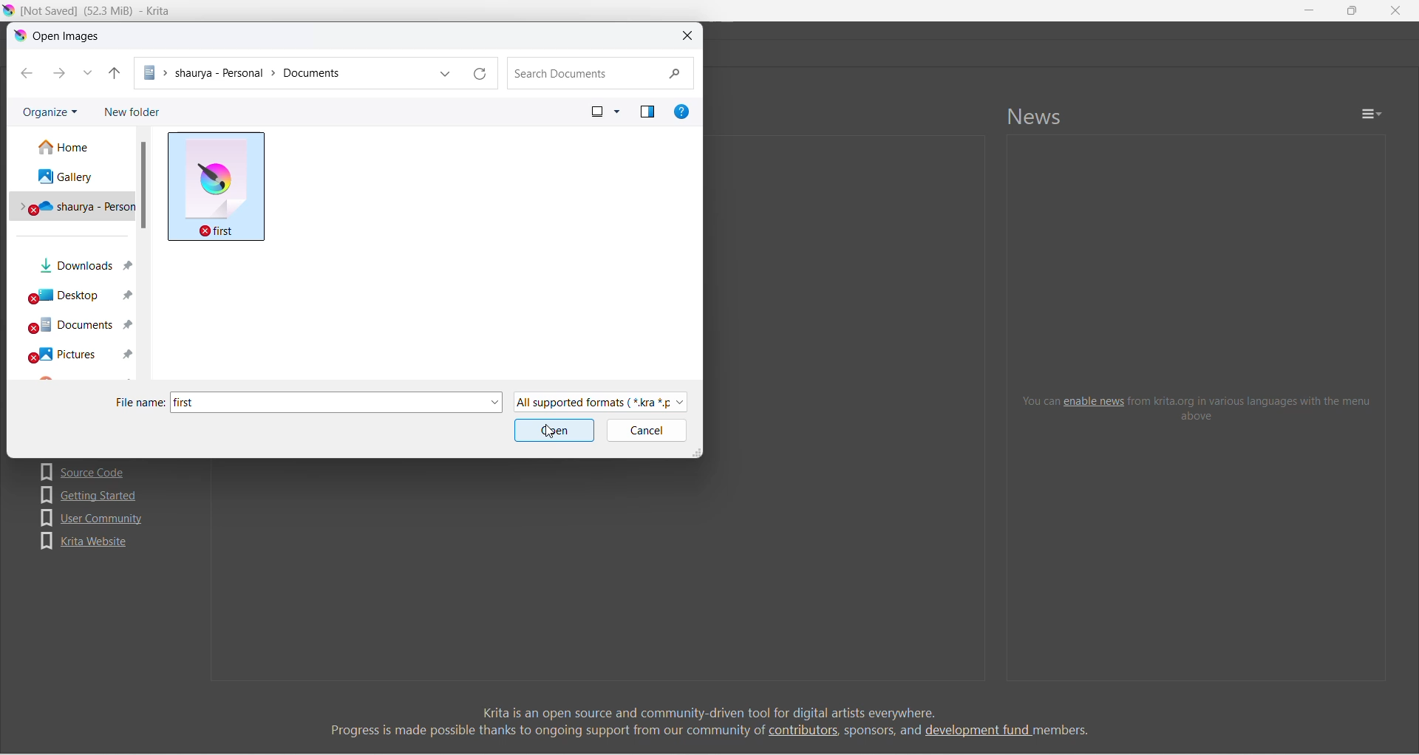 The width and height of the screenshot is (1419, 755). Describe the element at coordinates (84, 542) in the screenshot. I see `krita website` at that location.